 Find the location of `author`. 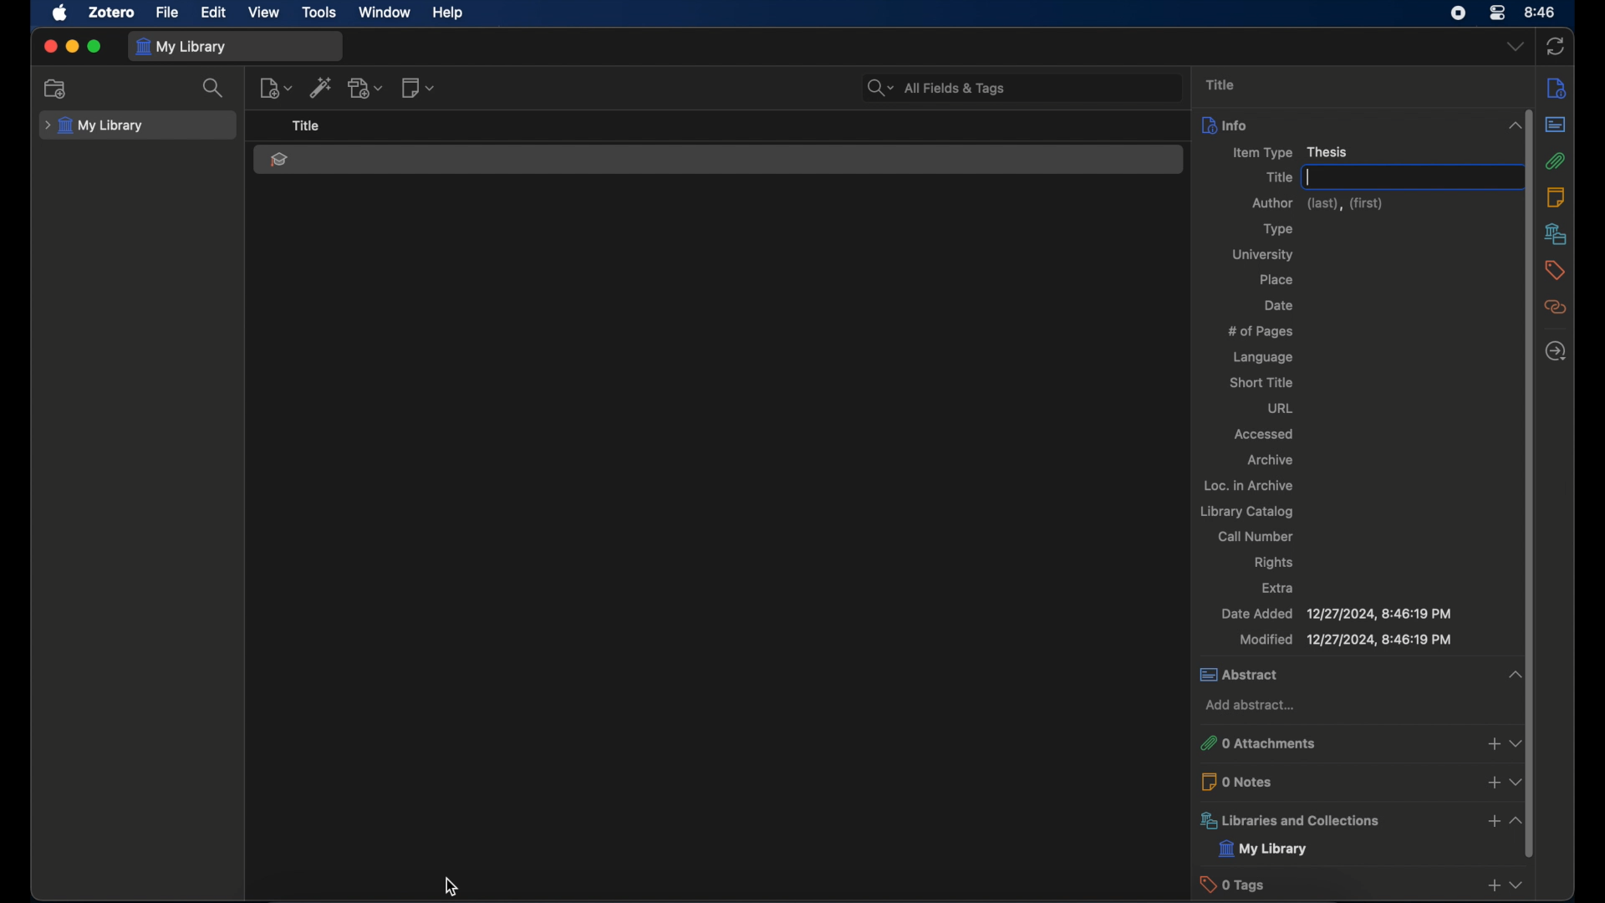

author is located at coordinates (1317, 204).